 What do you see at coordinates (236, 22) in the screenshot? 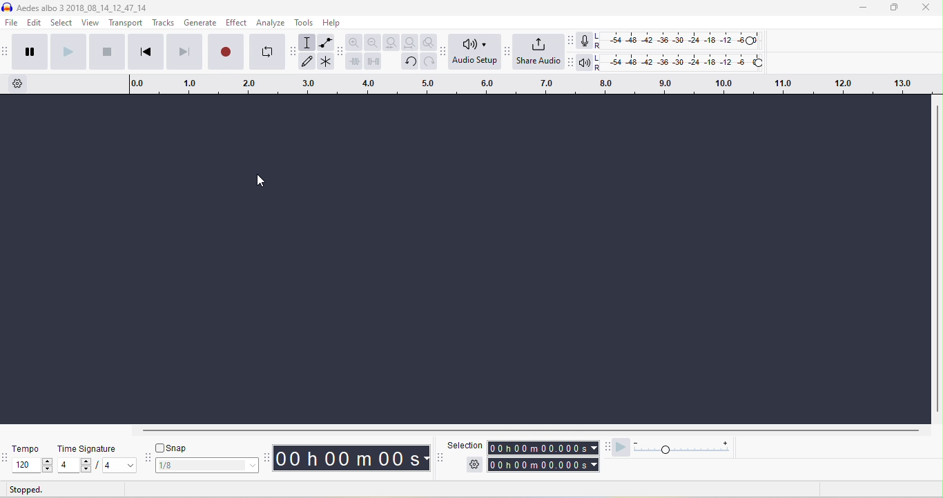
I see `effect` at bounding box center [236, 22].